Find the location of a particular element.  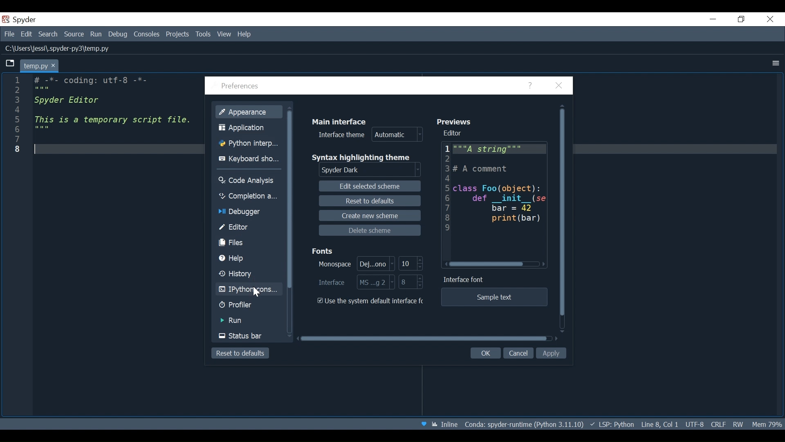

IPython console is located at coordinates (247, 290).